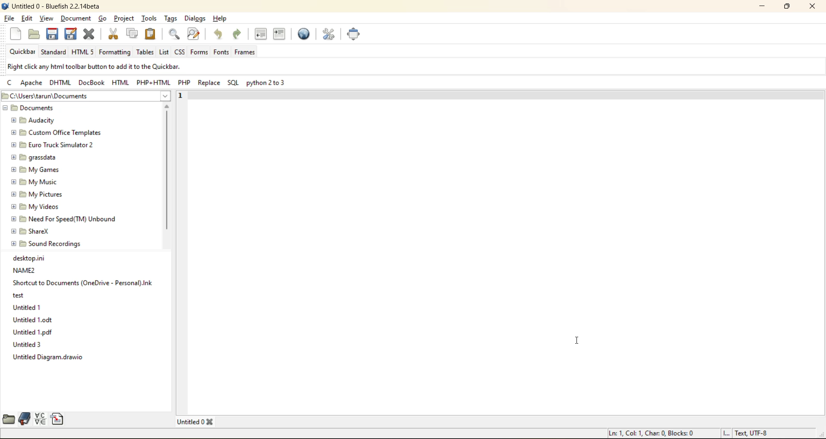  What do you see at coordinates (83, 283) in the screenshot?
I see `Shortcut to Documents (OneDrive - Personal).Ink` at bounding box center [83, 283].